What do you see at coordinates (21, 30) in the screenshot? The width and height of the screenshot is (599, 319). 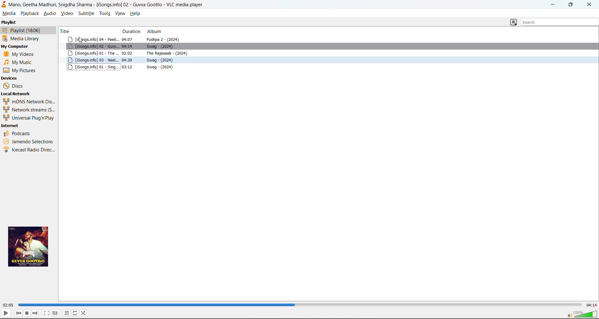 I see `playlist` at bounding box center [21, 30].